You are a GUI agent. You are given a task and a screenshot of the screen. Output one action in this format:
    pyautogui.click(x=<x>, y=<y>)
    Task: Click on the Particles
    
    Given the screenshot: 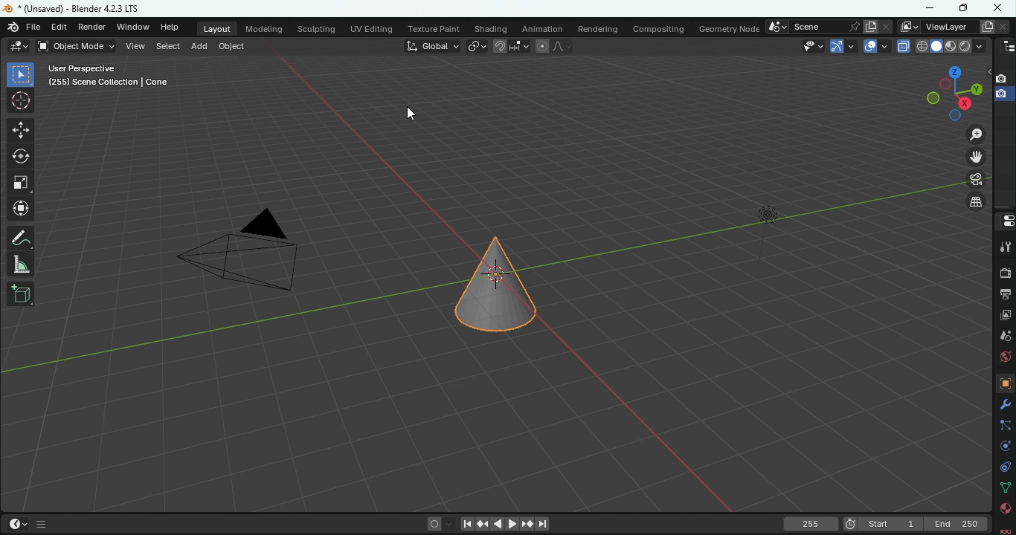 What is the action you would take?
    pyautogui.click(x=1006, y=425)
    